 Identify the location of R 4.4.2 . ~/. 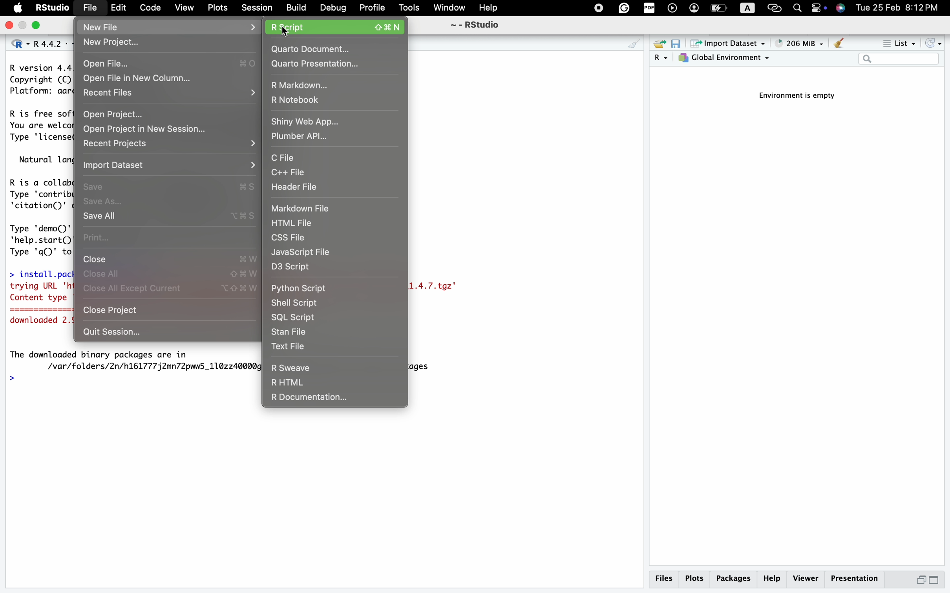
(49, 43).